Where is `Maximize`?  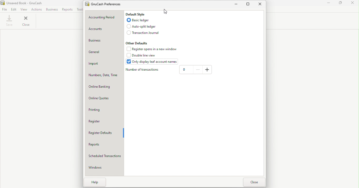
Maximize is located at coordinates (342, 3).